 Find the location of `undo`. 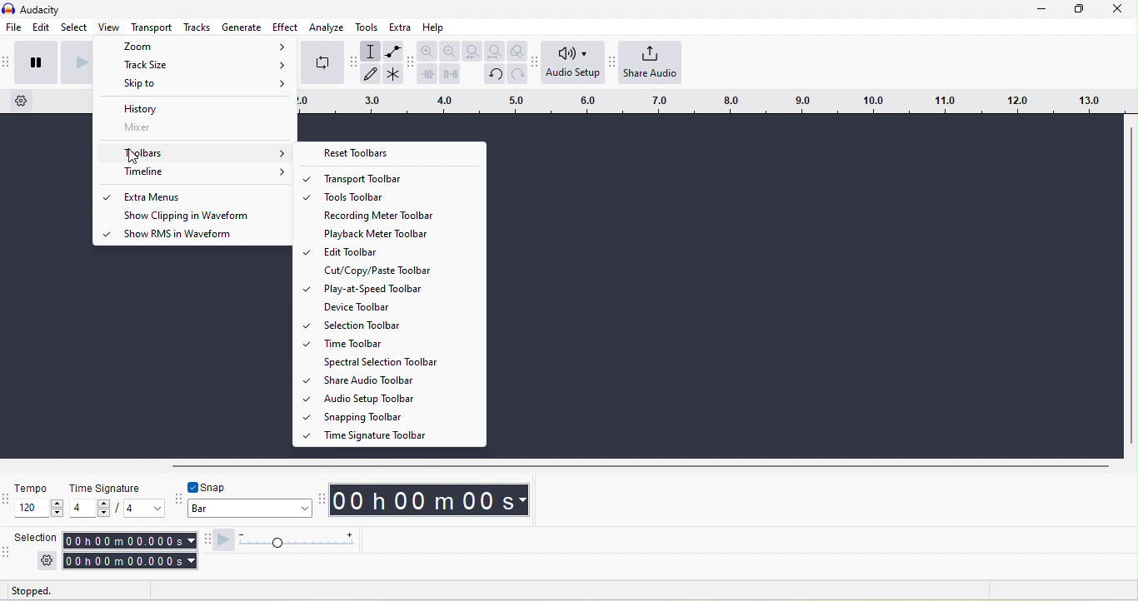

undo is located at coordinates (495, 75).